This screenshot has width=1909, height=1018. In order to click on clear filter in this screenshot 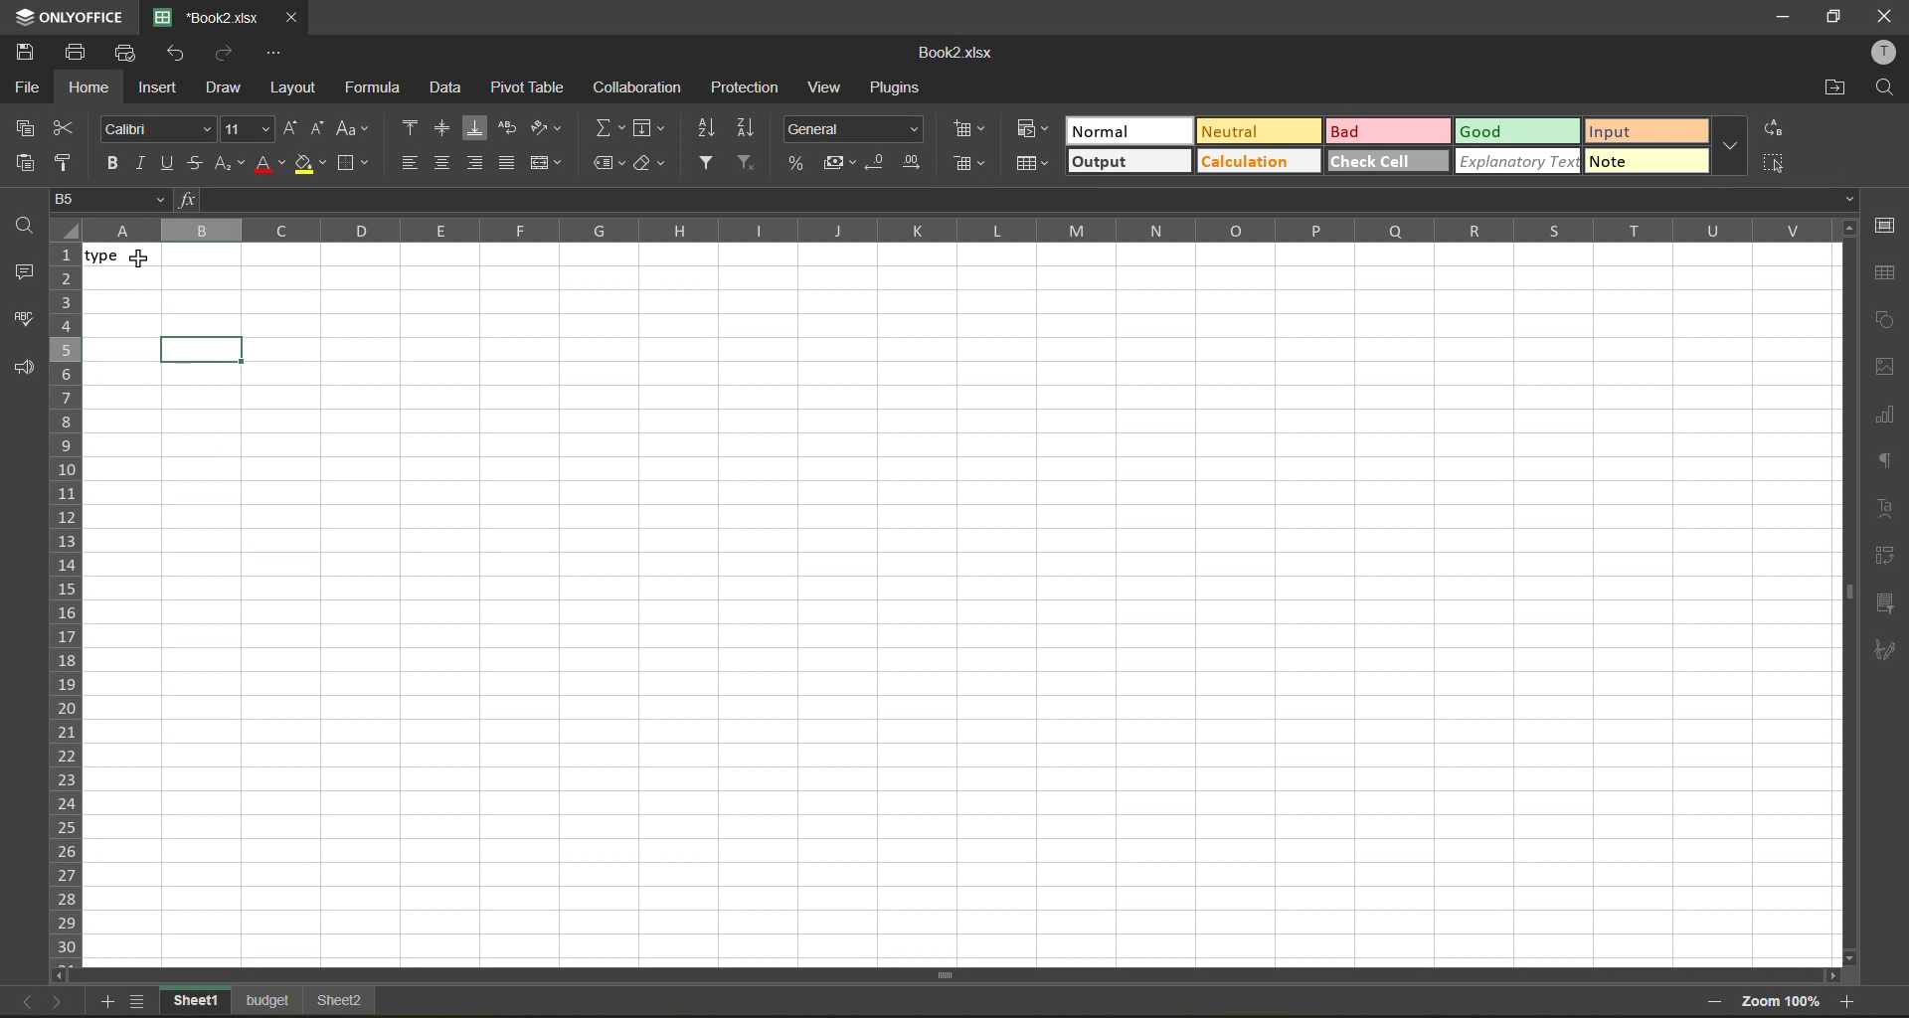, I will do `click(745, 164)`.